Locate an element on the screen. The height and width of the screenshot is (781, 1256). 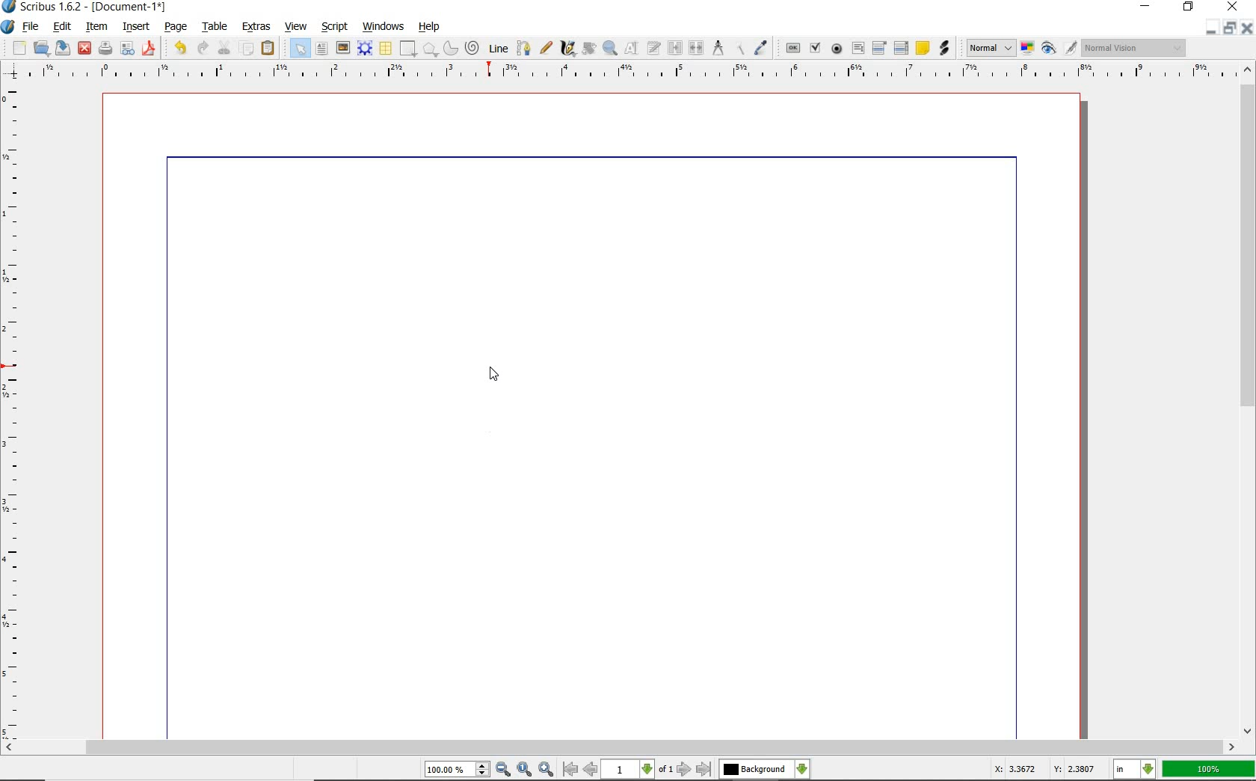
redo is located at coordinates (203, 49).